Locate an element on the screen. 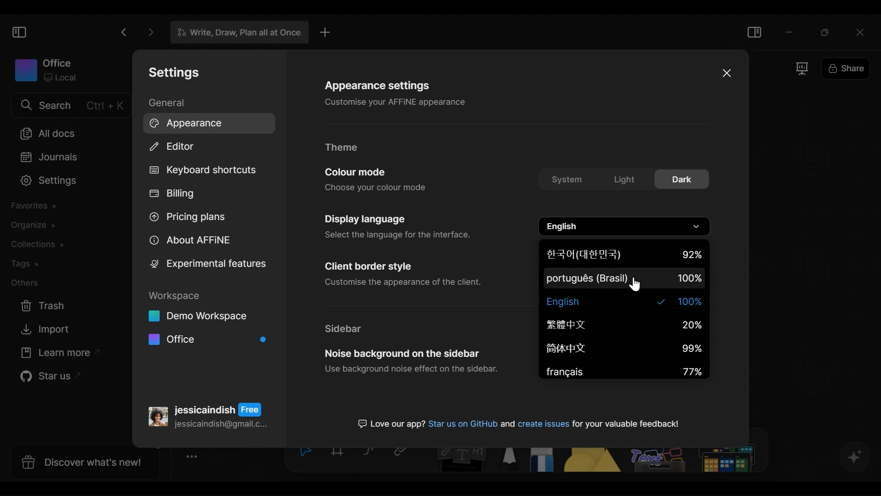 The image size is (881, 496). Import is located at coordinates (46, 330).